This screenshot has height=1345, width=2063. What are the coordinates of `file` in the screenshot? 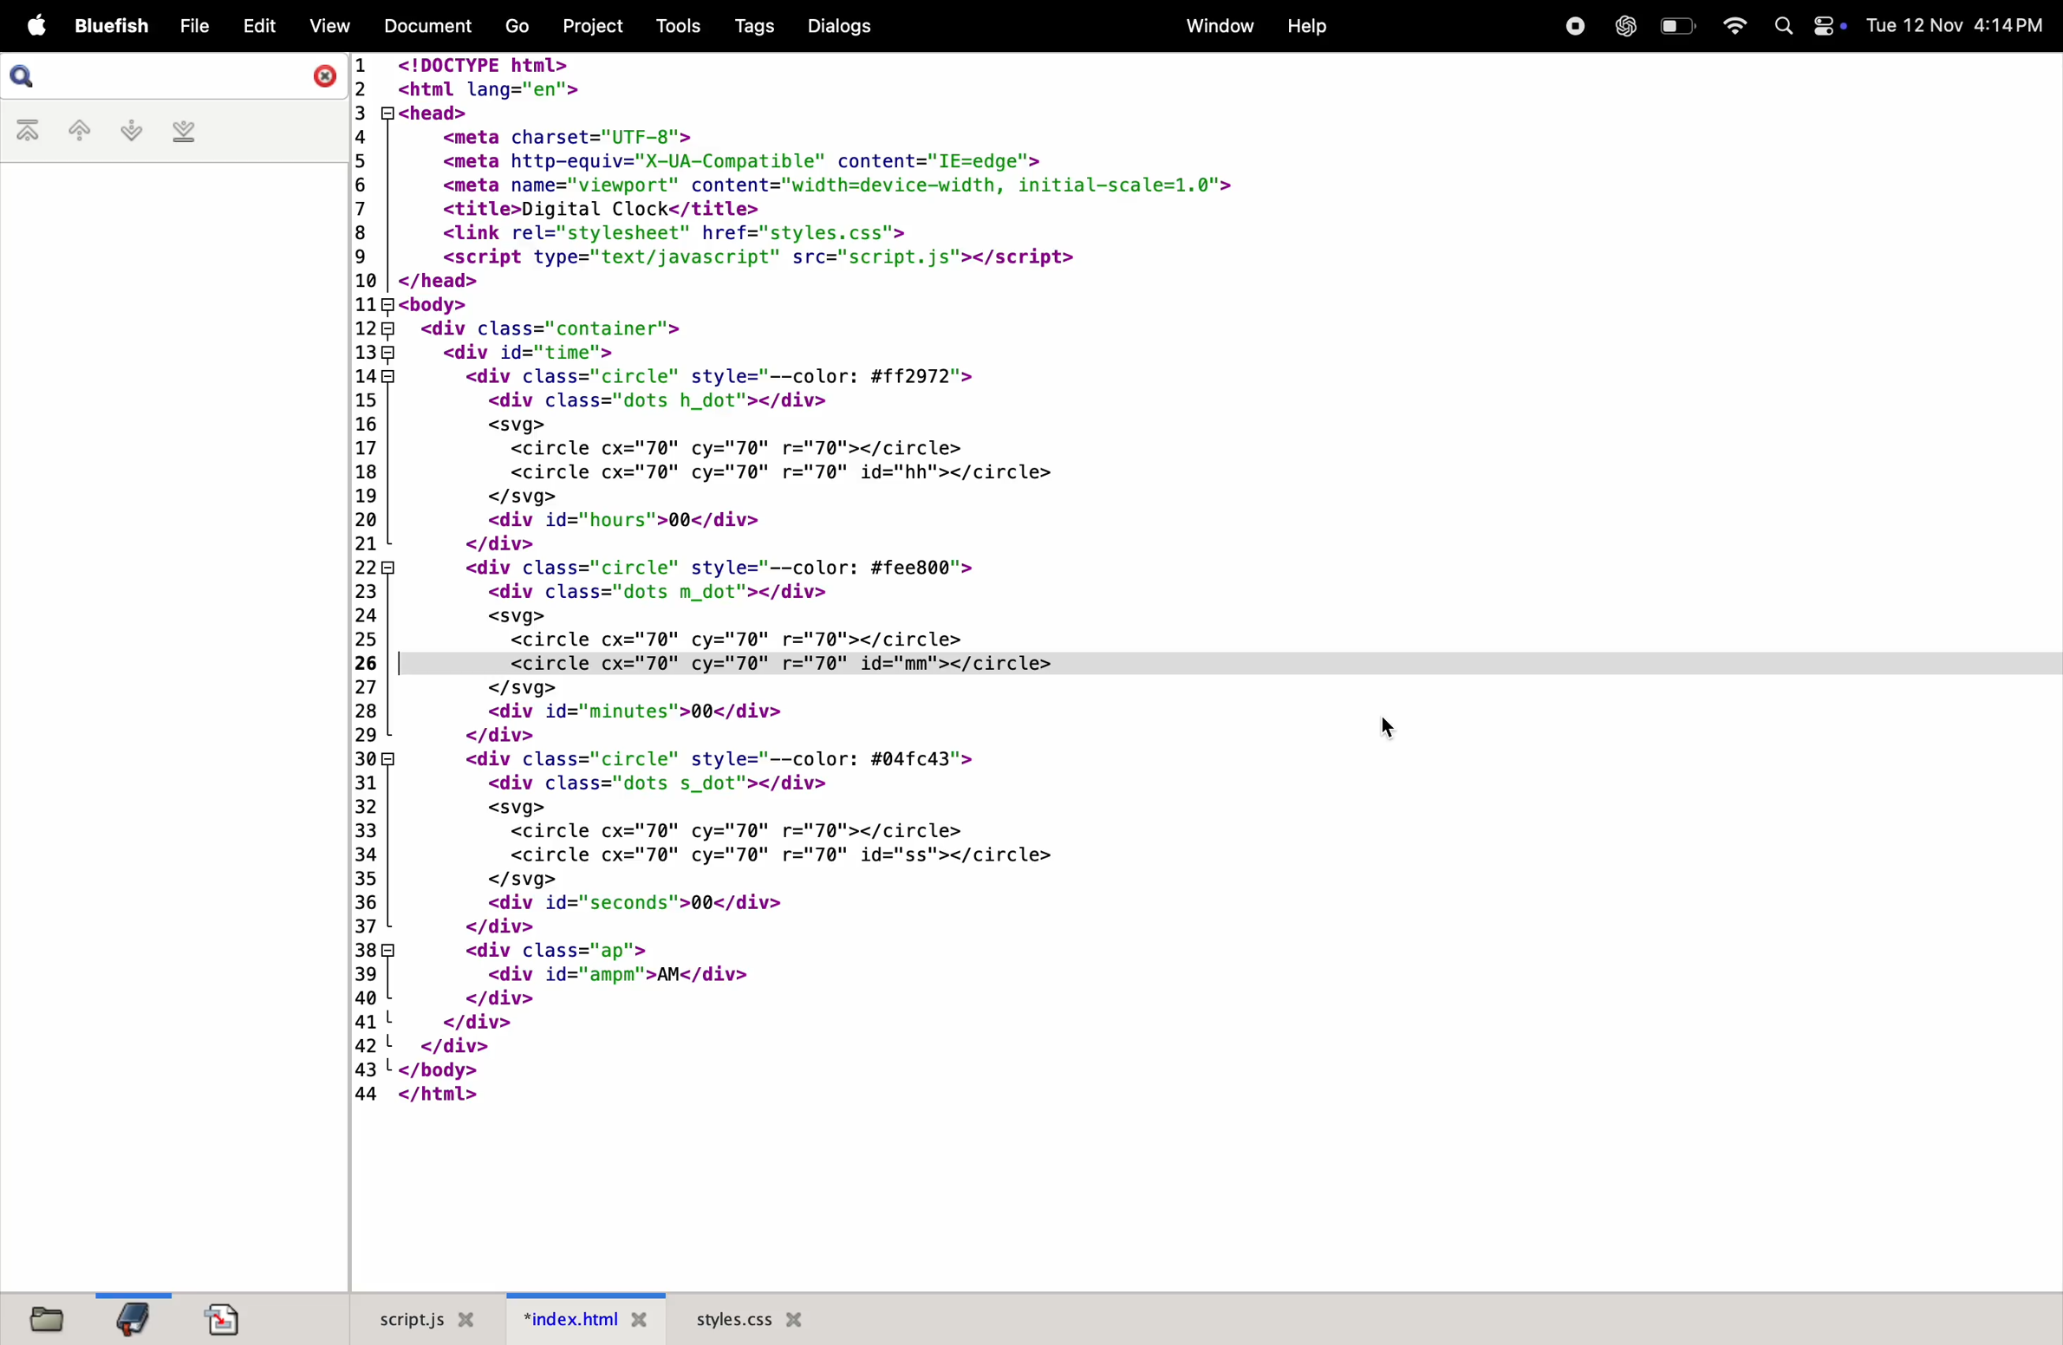 It's located at (53, 1318).